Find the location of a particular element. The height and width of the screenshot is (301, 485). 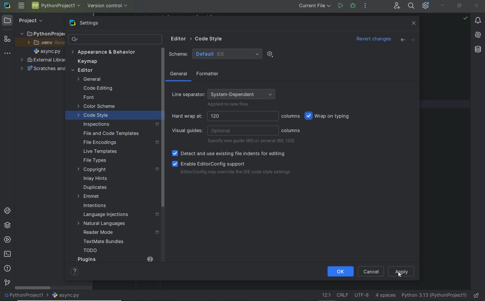

indent is located at coordinates (385, 296).